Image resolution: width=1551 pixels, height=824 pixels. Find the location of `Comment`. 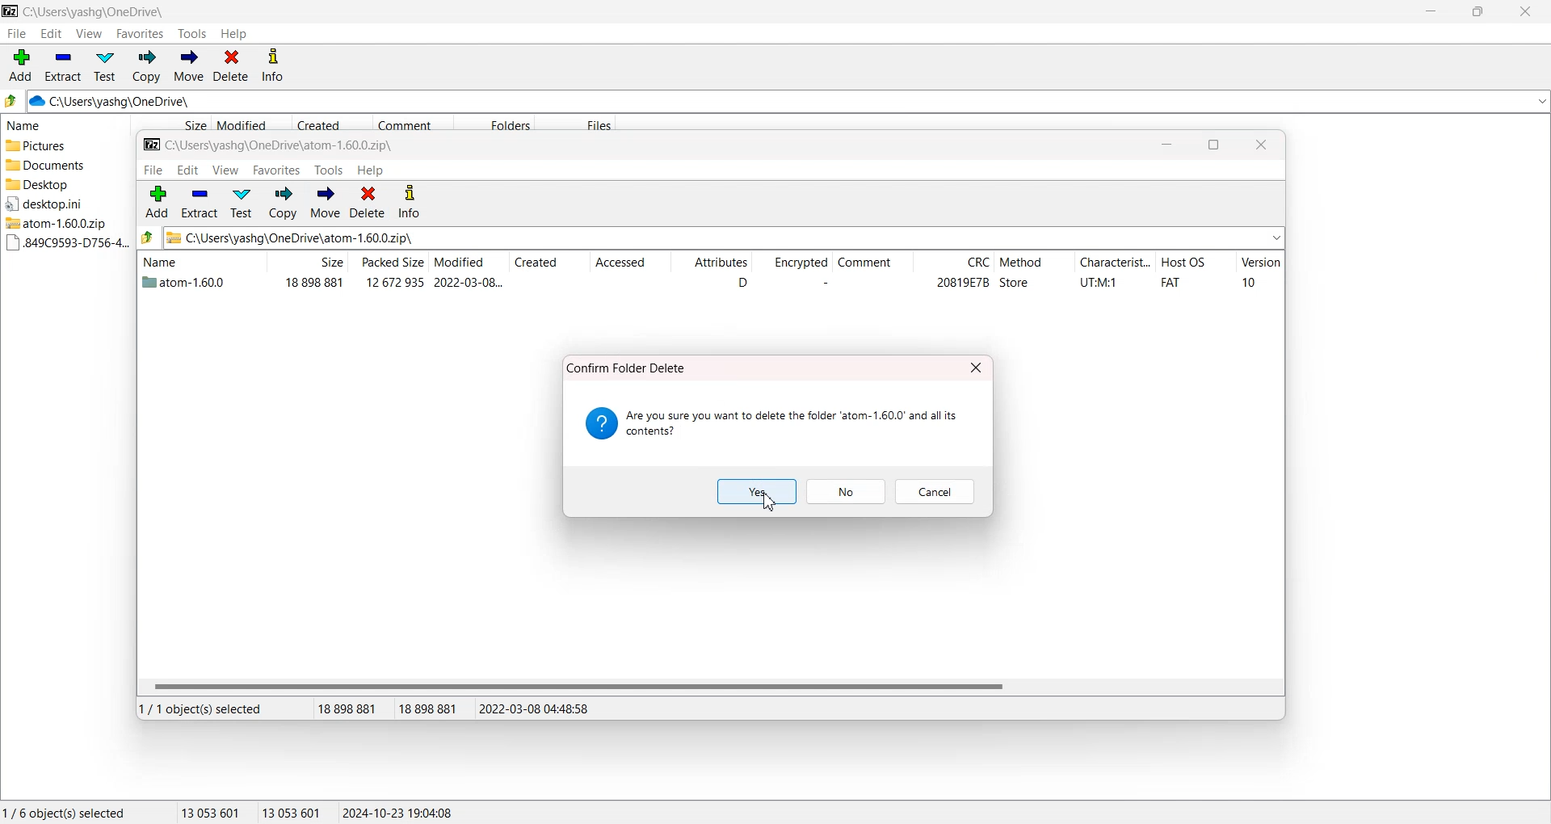

Comment is located at coordinates (871, 263).